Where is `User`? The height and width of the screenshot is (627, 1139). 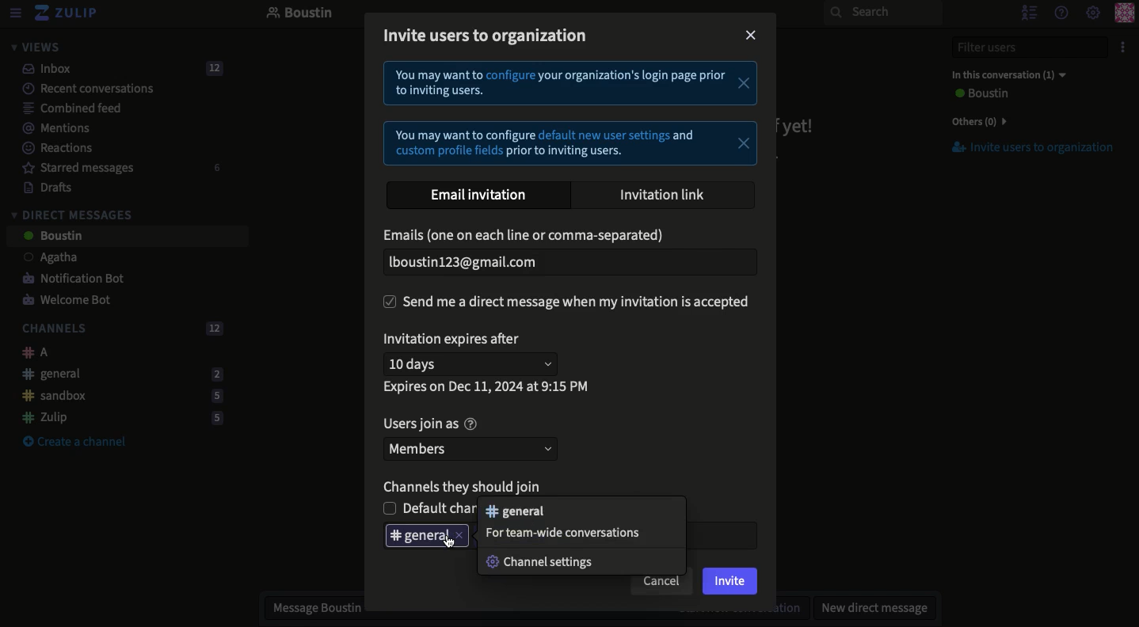 User is located at coordinates (979, 94).